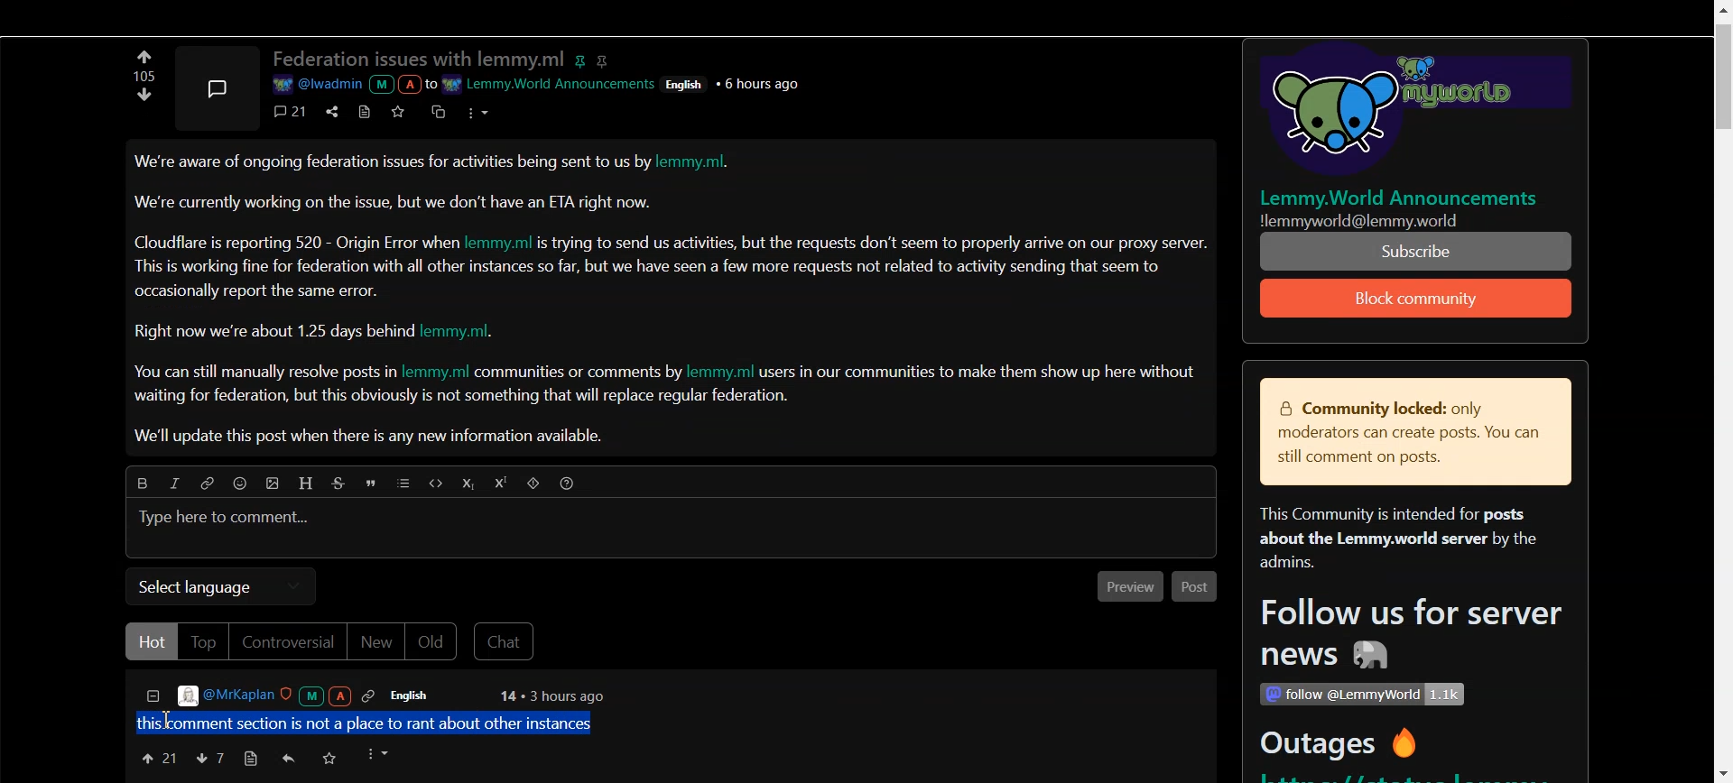 The image size is (1733, 783). I want to click on , so click(1384, 220).